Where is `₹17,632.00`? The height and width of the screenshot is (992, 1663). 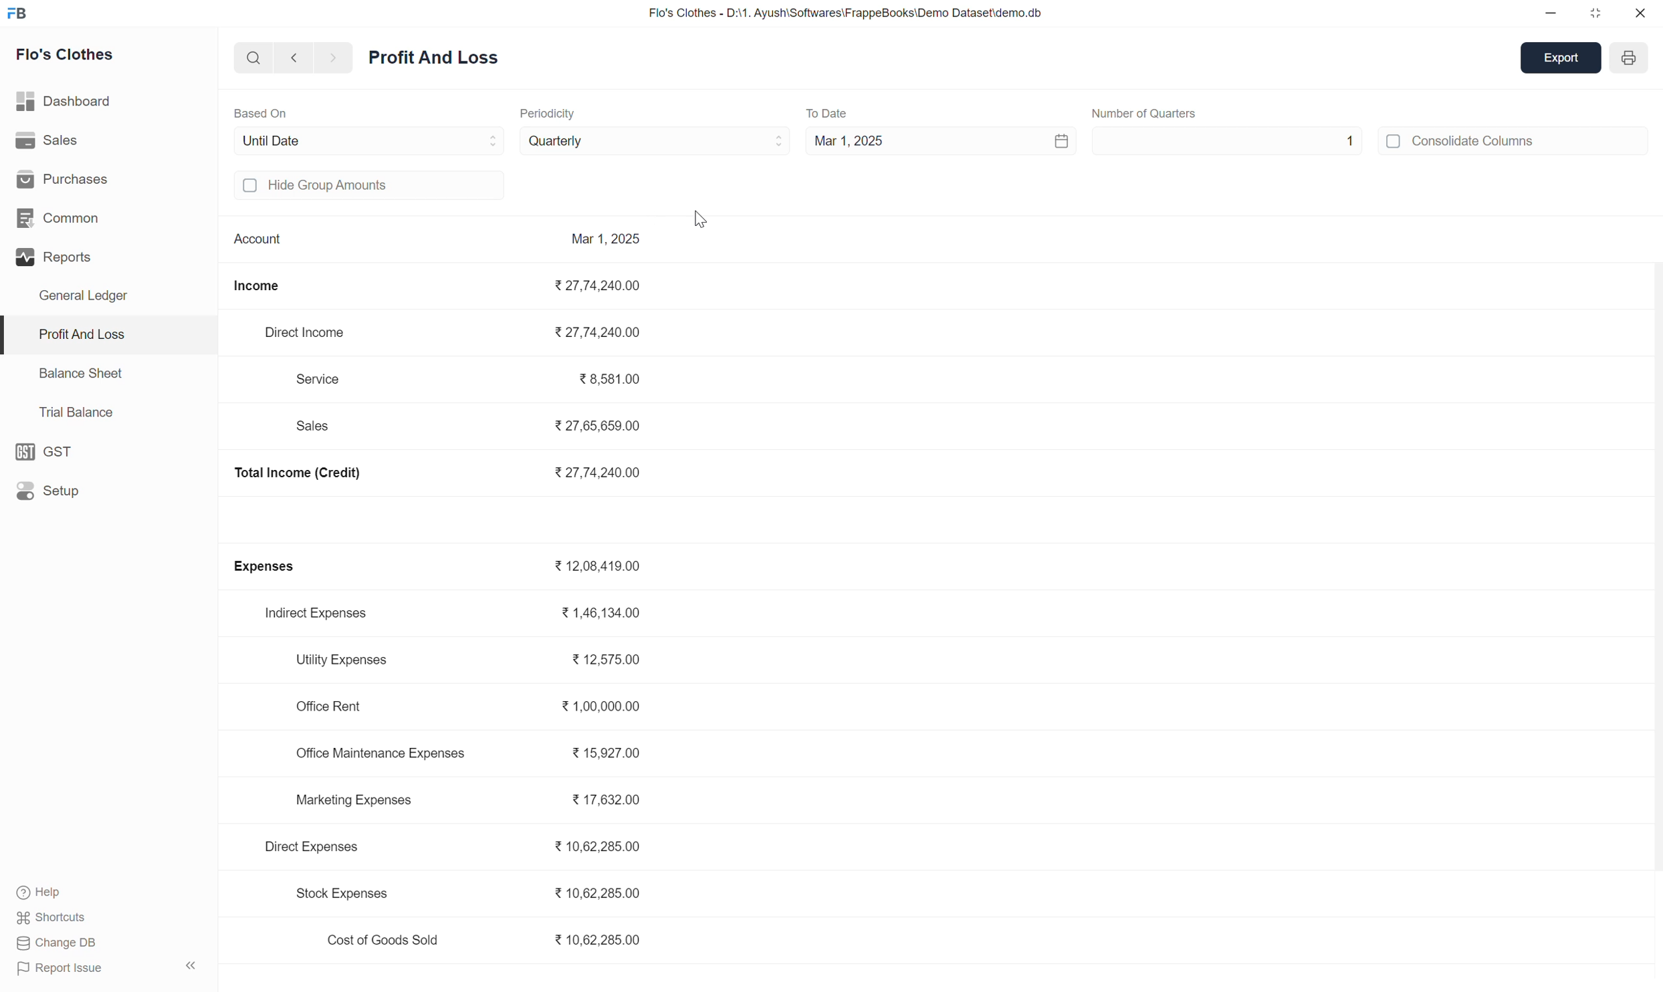 ₹17,632.00 is located at coordinates (610, 801).